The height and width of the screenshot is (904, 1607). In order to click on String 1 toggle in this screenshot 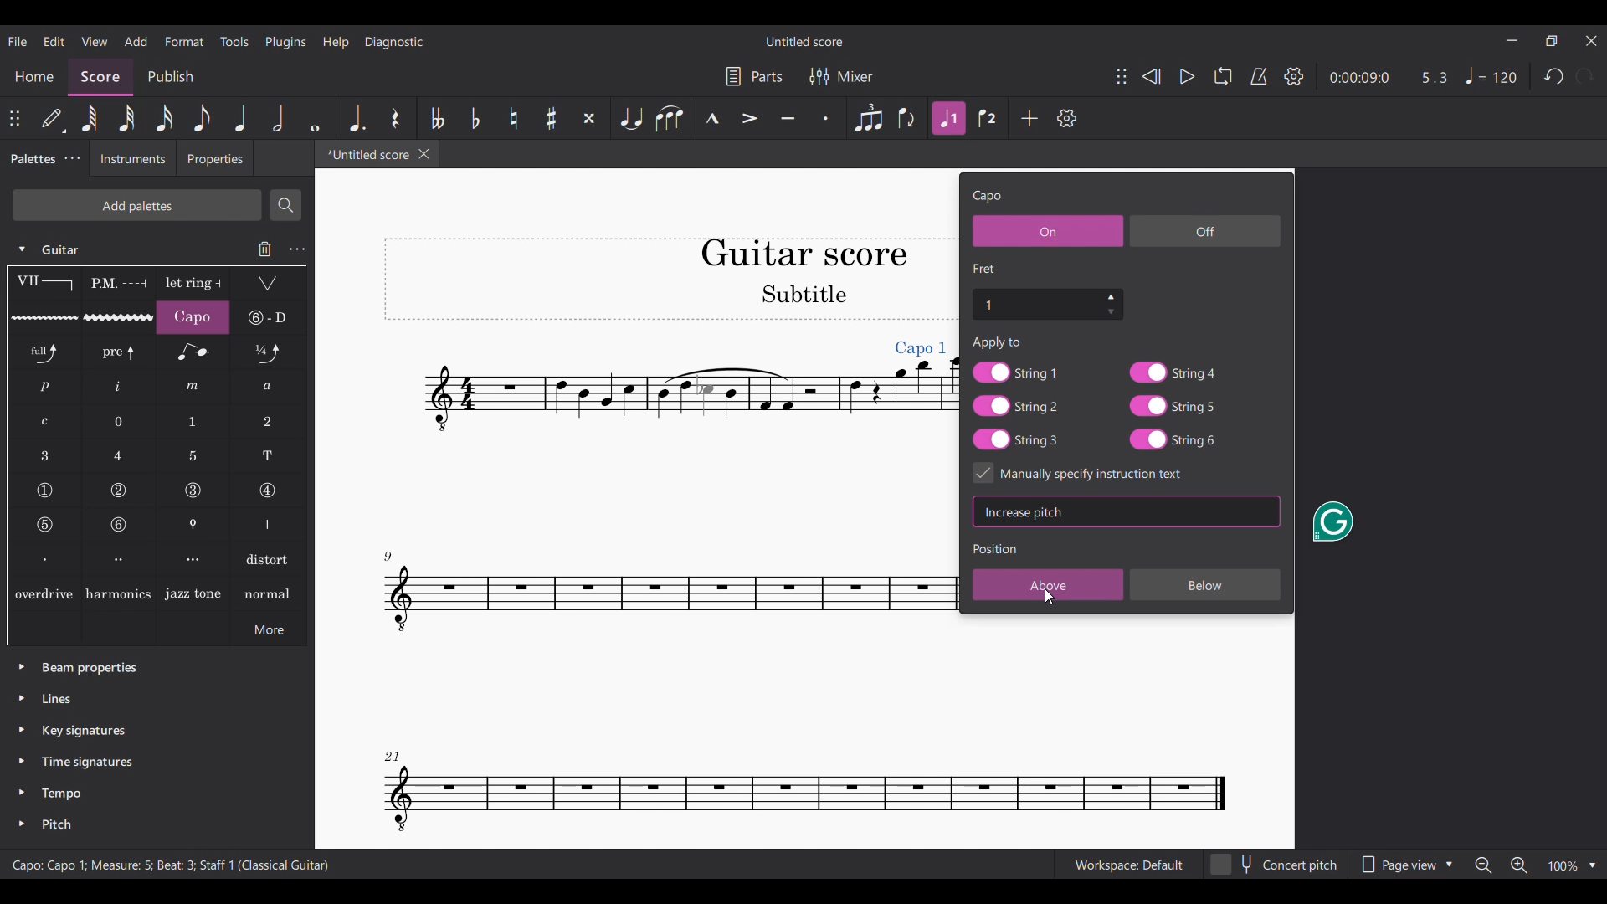, I will do `click(1015, 372)`.